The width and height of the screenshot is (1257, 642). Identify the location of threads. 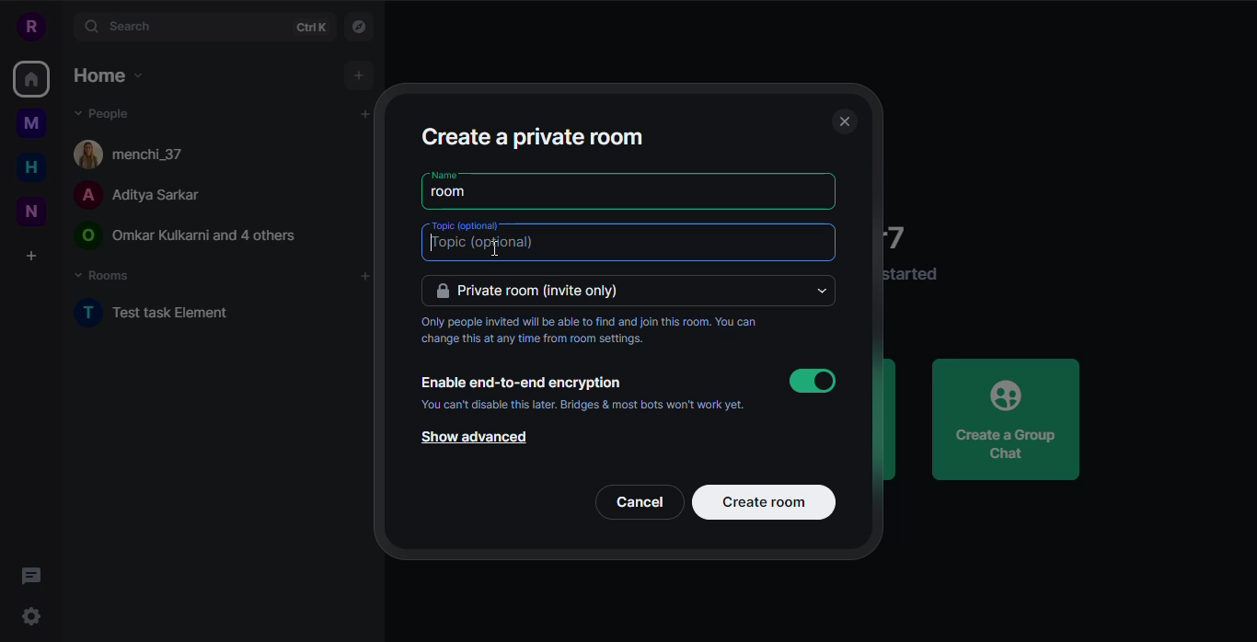
(36, 576).